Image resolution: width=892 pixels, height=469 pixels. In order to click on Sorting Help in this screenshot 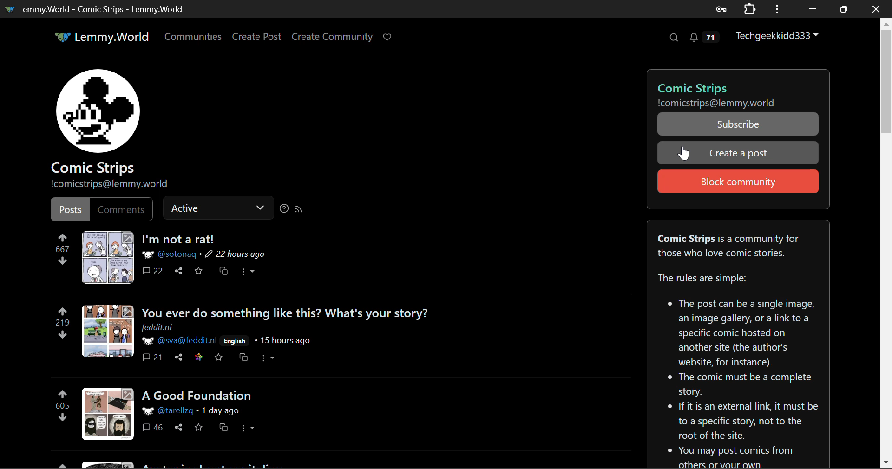, I will do `click(285, 209)`.